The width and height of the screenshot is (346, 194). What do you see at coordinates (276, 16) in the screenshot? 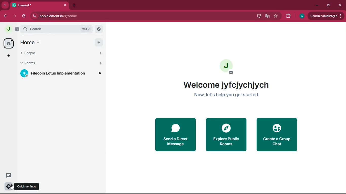
I see `favourite ` at bounding box center [276, 16].